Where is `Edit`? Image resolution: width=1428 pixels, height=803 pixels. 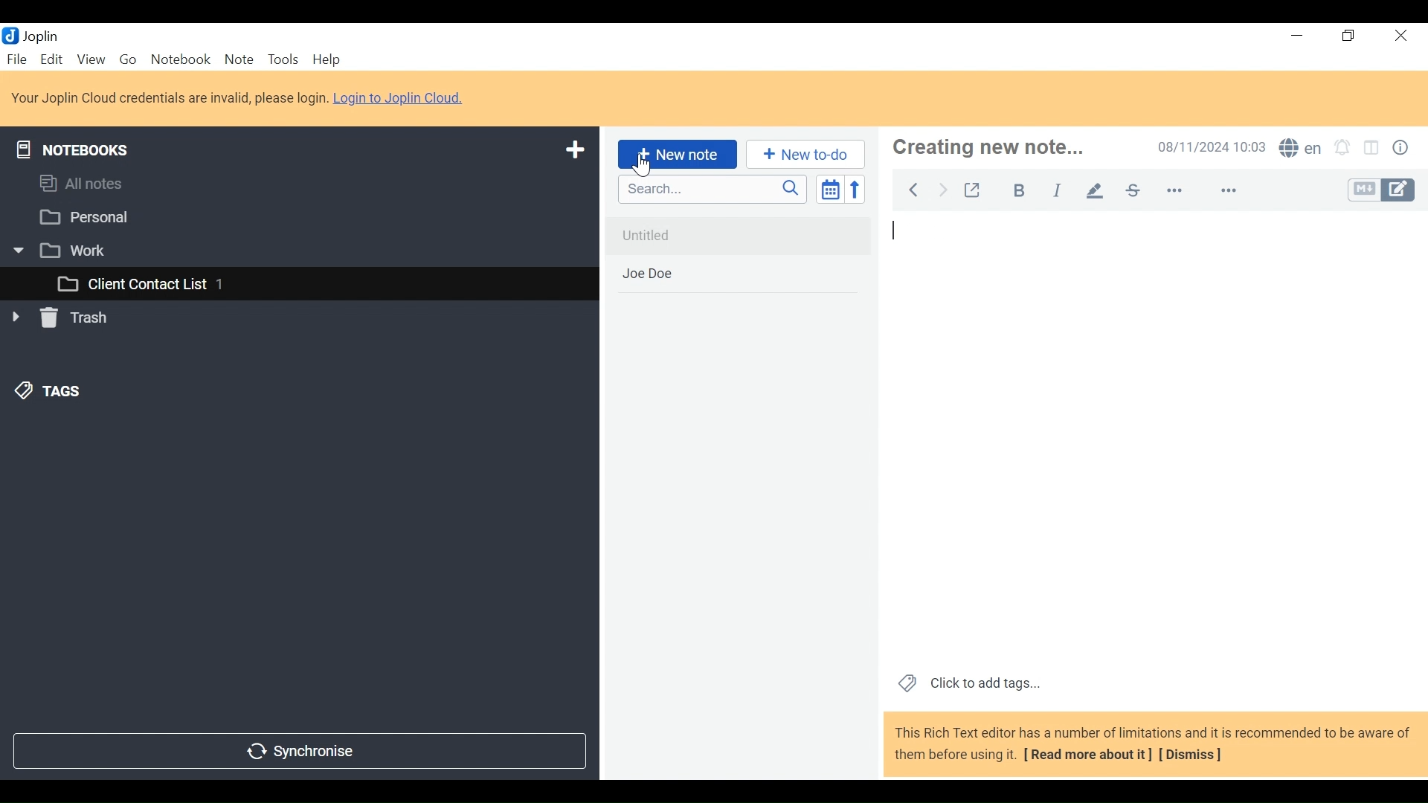 Edit is located at coordinates (53, 59).